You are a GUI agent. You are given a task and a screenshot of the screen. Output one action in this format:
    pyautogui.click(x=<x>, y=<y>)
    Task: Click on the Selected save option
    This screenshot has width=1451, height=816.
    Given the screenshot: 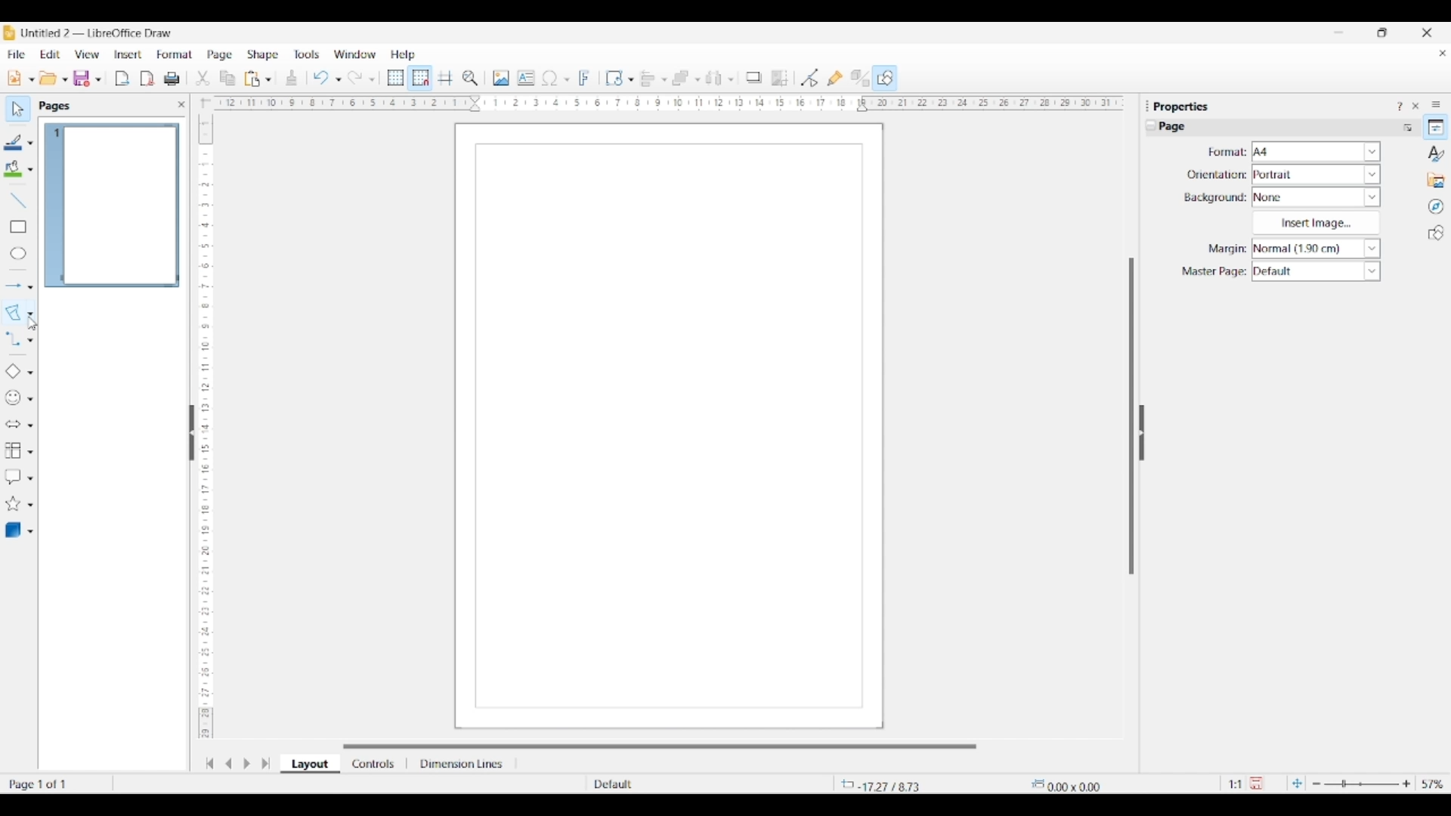 What is the action you would take?
    pyautogui.click(x=82, y=78)
    